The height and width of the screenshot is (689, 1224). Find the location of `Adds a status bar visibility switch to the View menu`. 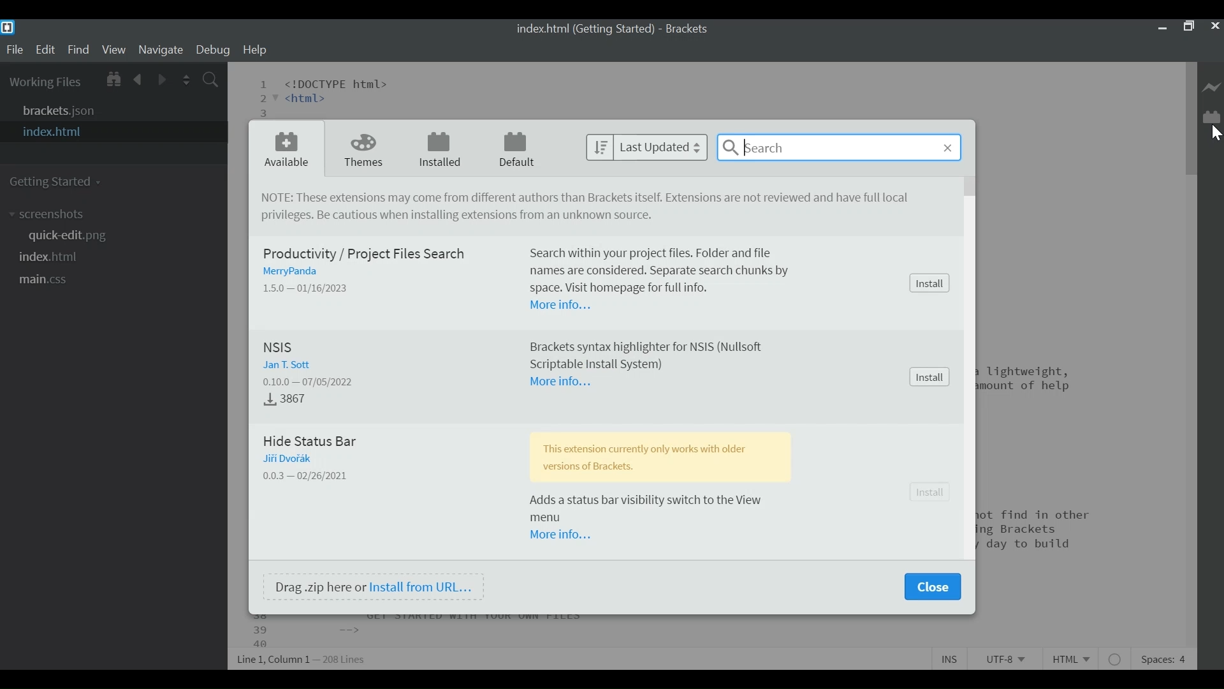

Adds a status bar visibility switch to the View menu is located at coordinates (660, 507).